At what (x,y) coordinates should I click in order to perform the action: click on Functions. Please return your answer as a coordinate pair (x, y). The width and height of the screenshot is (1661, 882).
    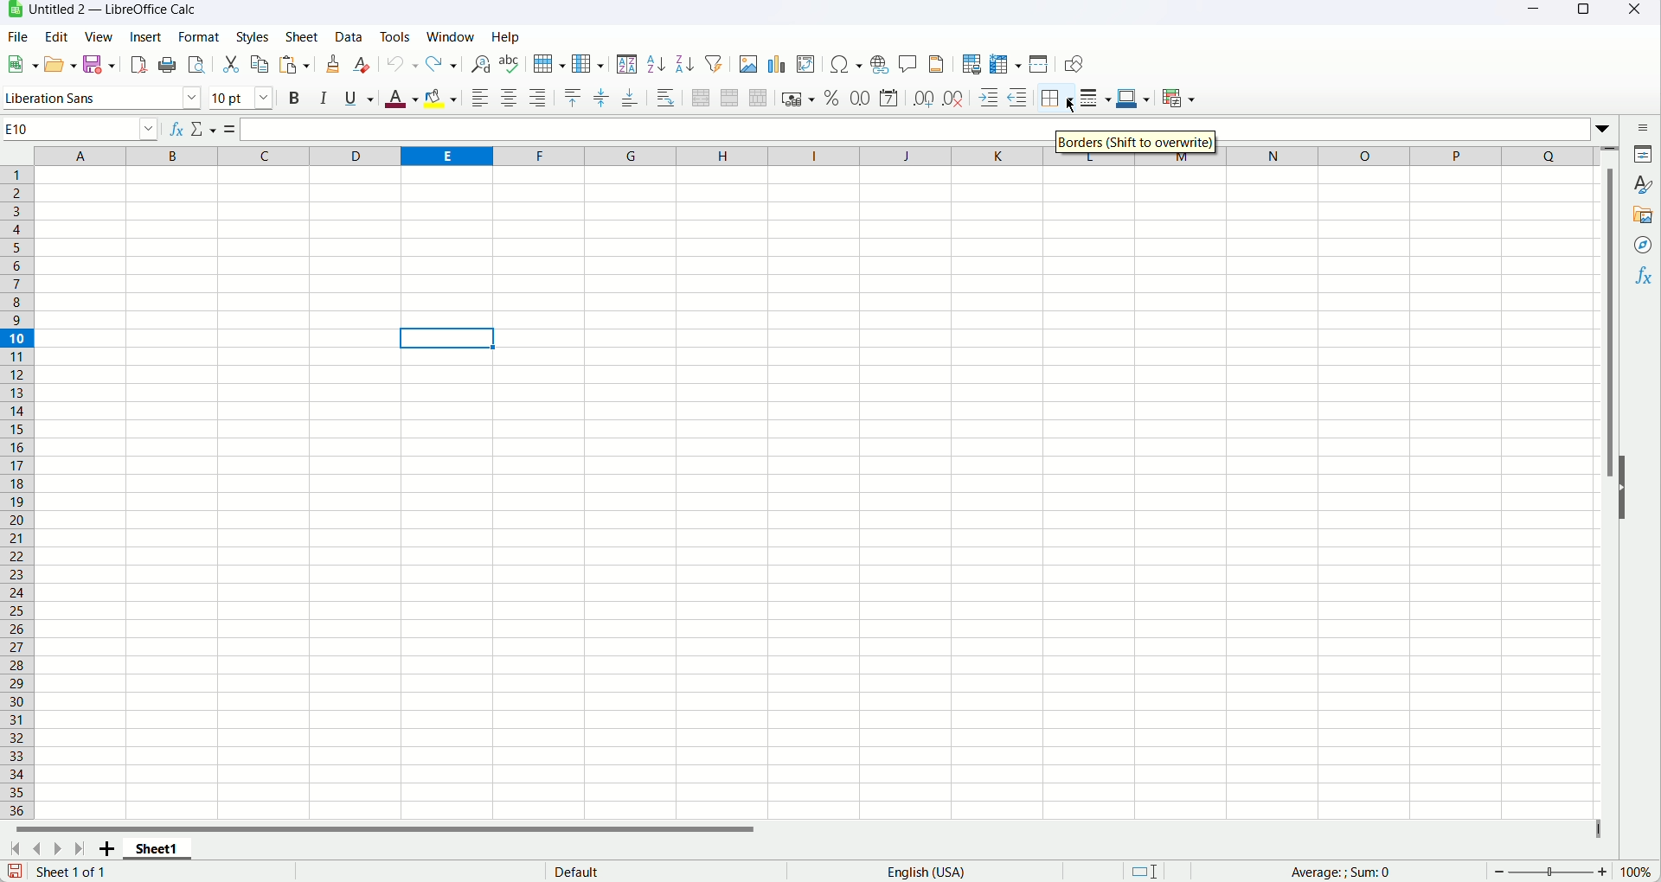
    Looking at the image, I should click on (1645, 277).